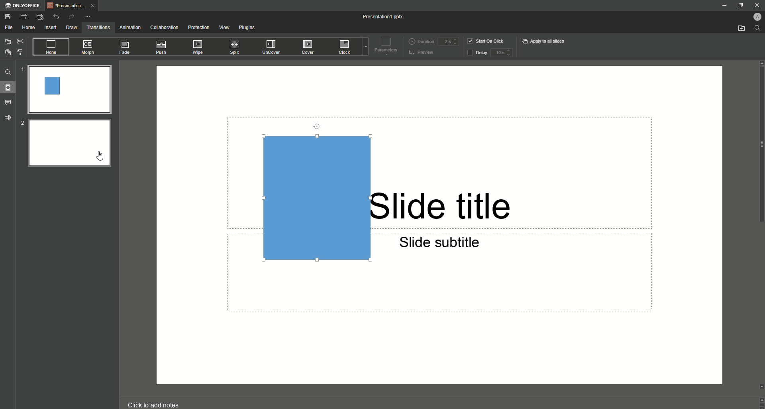 This screenshot has height=409, width=765. What do you see at coordinates (52, 47) in the screenshot?
I see `None` at bounding box center [52, 47].